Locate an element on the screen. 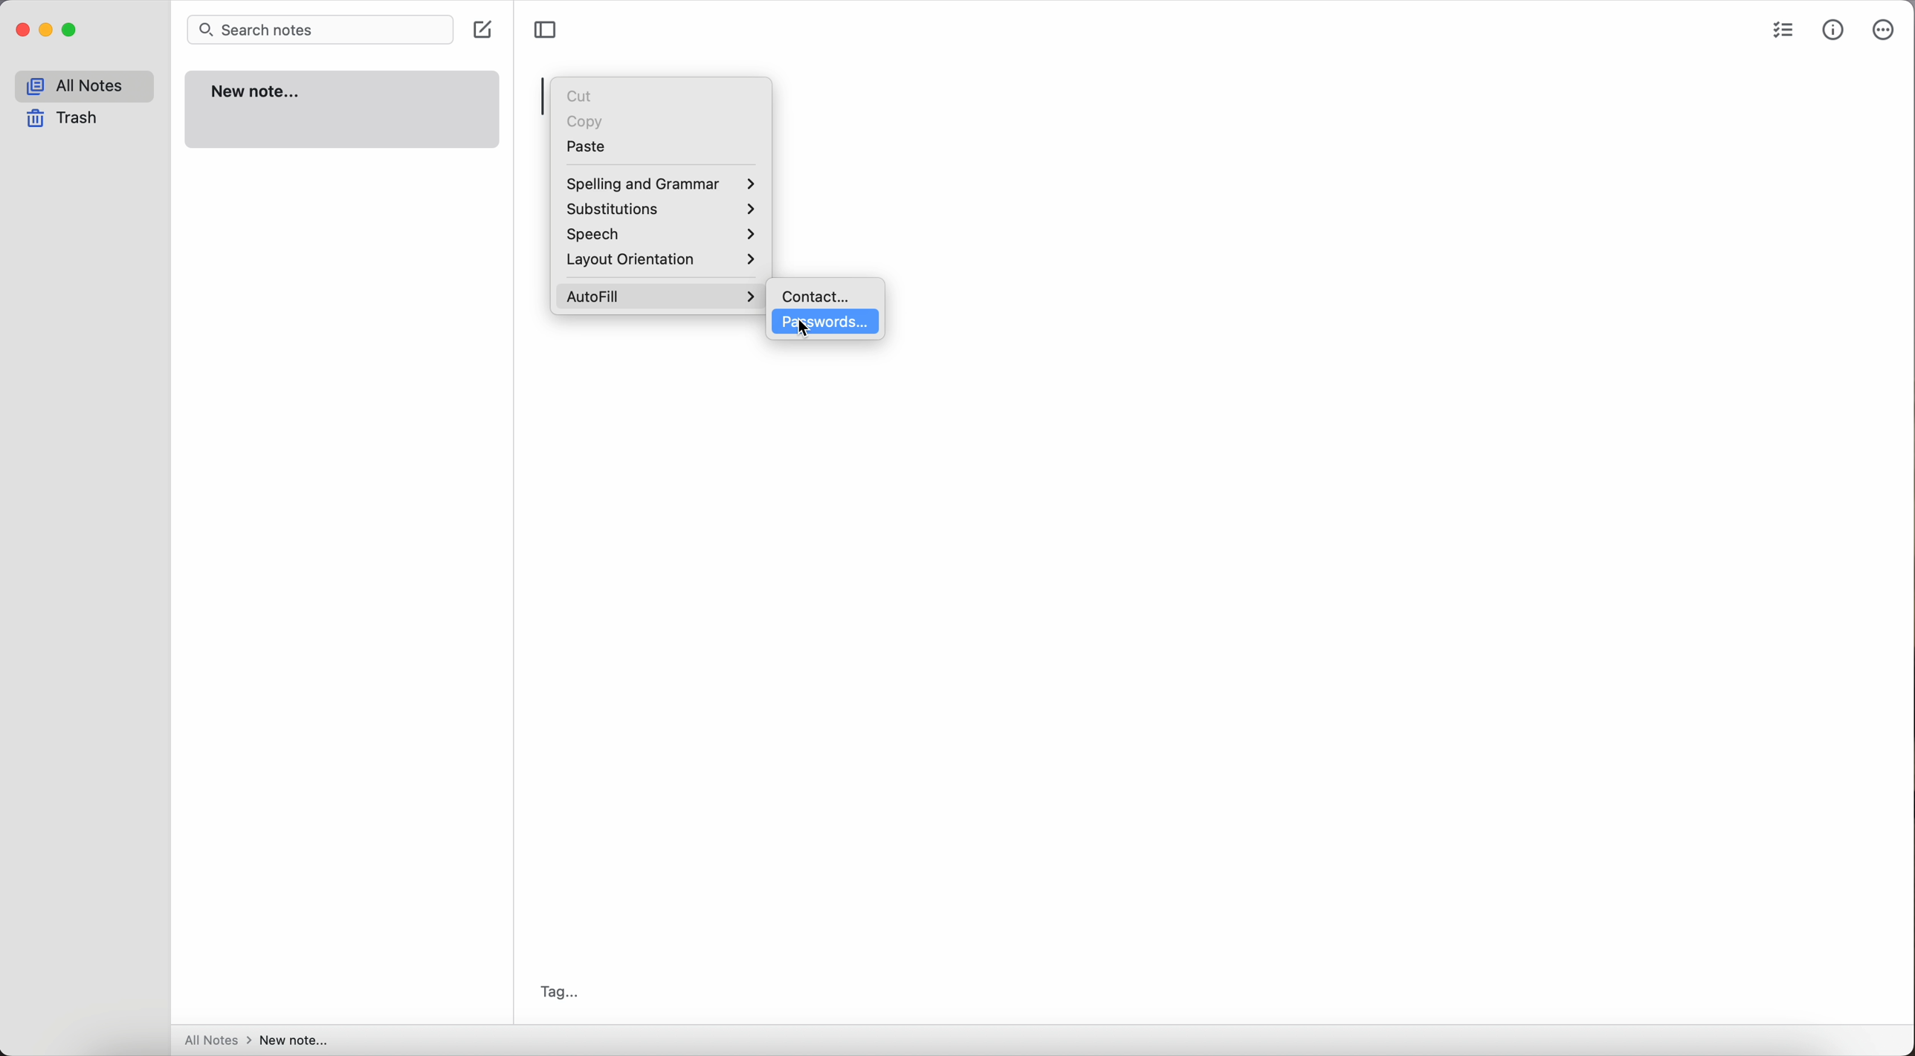 The height and width of the screenshot is (1056, 1915). metrics is located at coordinates (1834, 30).